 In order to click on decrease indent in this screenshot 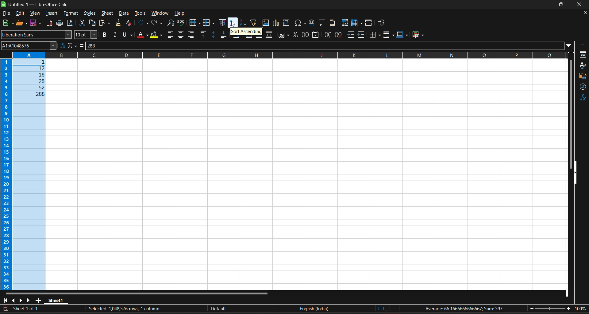, I will do `click(362, 34)`.